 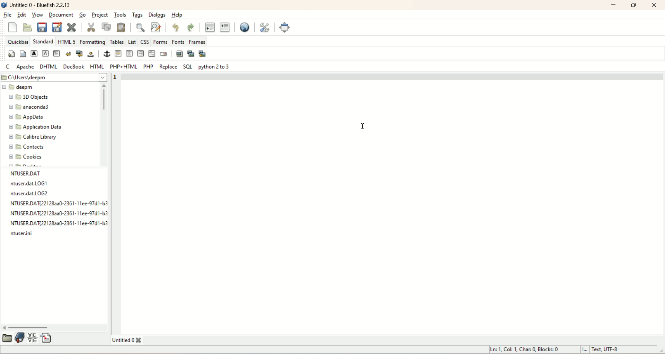 What do you see at coordinates (67, 42) in the screenshot?
I see `HTML 5` at bounding box center [67, 42].